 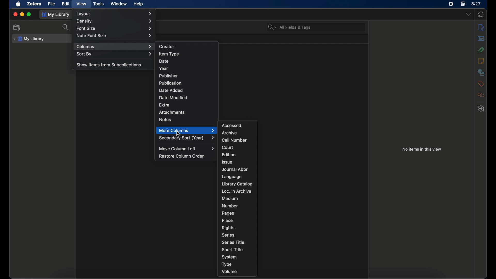 What do you see at coordinates (233, 249) in the screenshot?
I see `short title` at bounding box center [233, 249].